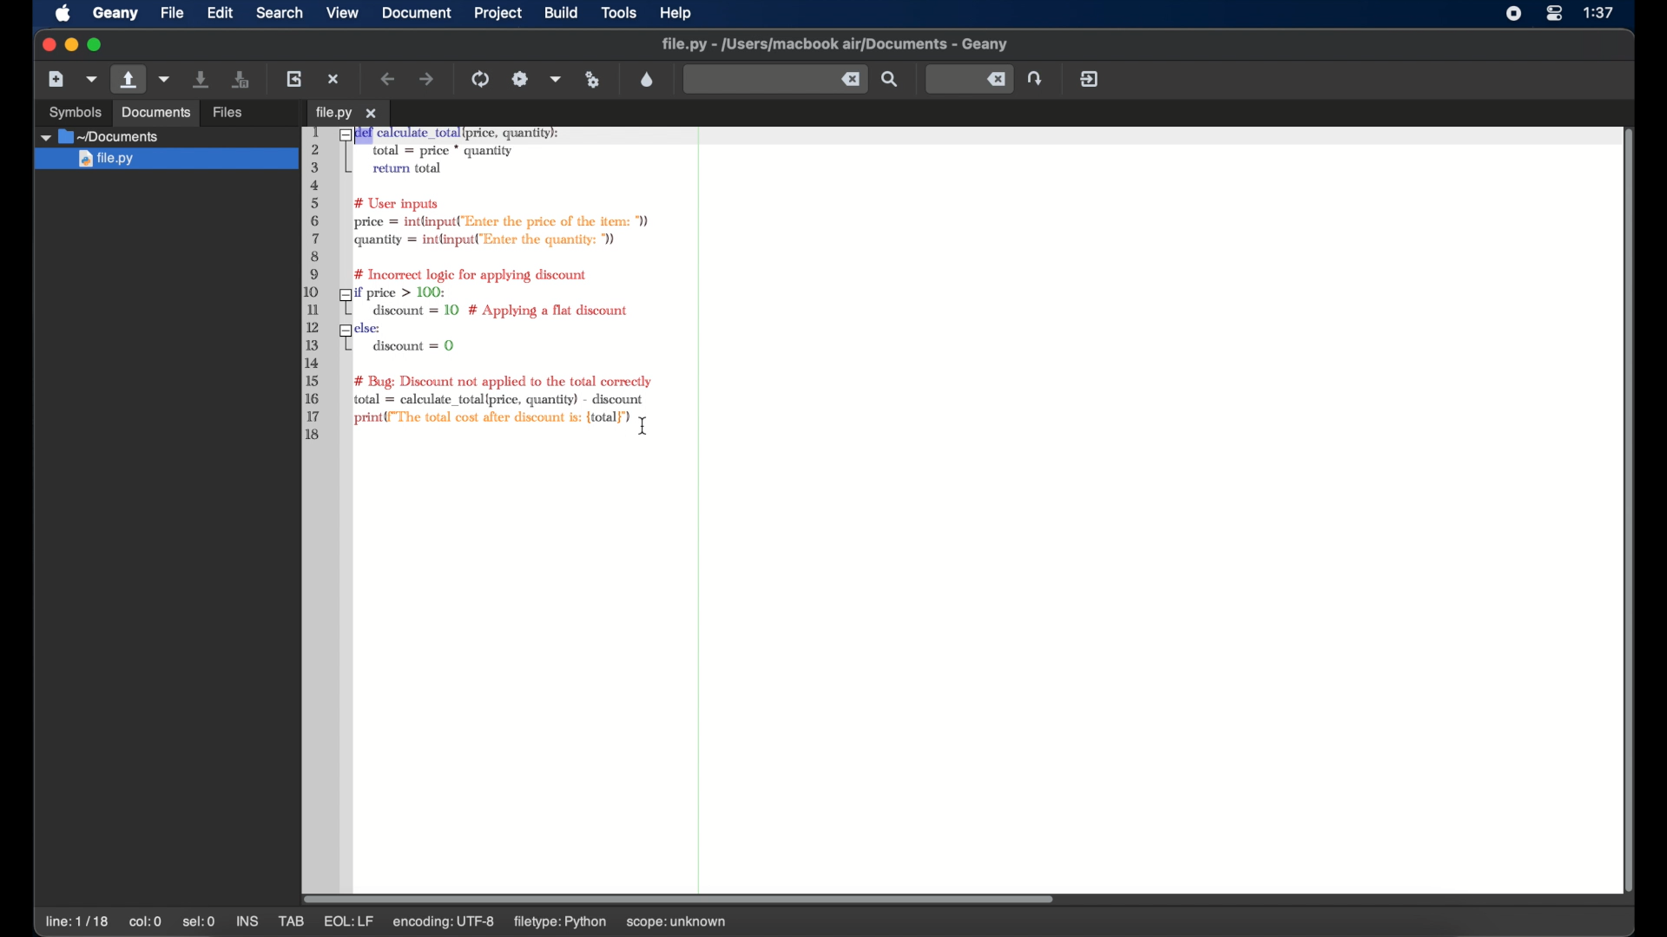 The width and height of the screenshot is (1667, 937). What do you see at coordinates (280, 13) in the screenshot?
I see `search` at bounding box center [280, 13].